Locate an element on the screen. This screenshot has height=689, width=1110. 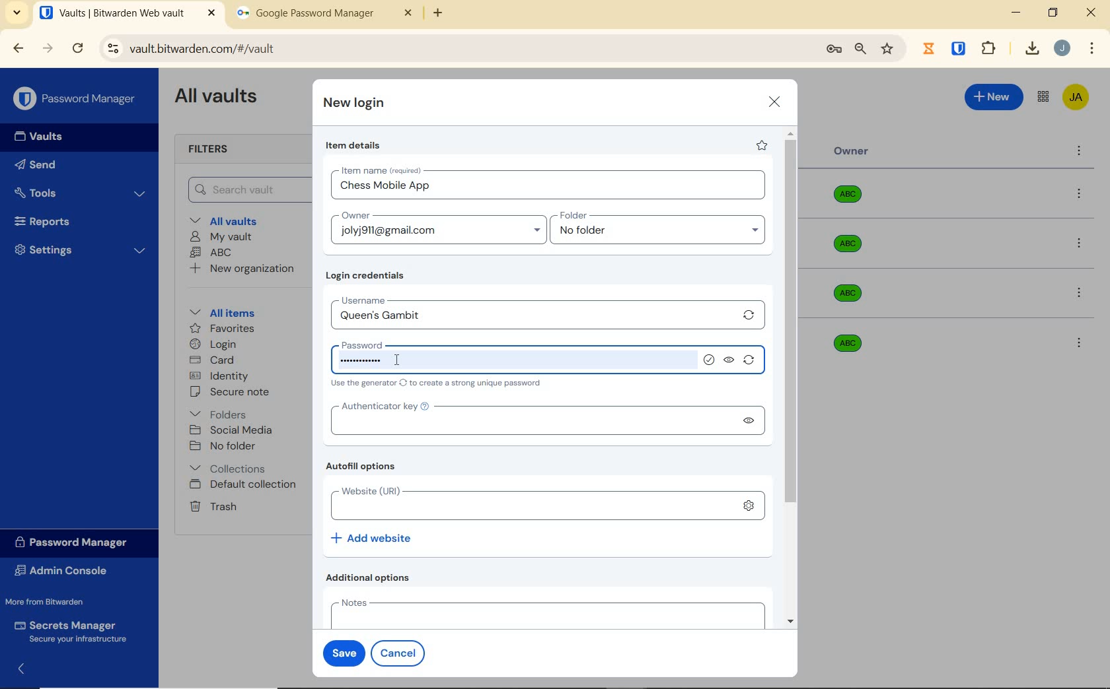
item details is located at coordinates (353, 146).